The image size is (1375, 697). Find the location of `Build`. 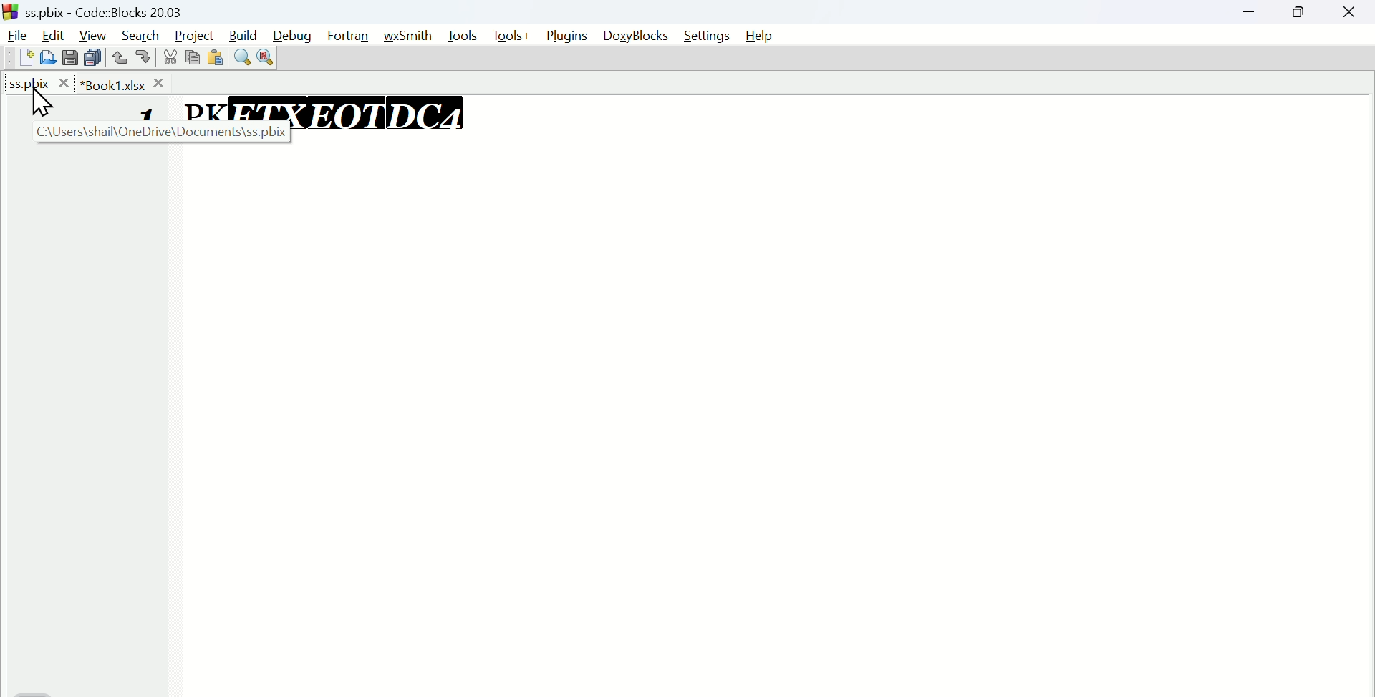

Build is located at coordinates (244, 33).